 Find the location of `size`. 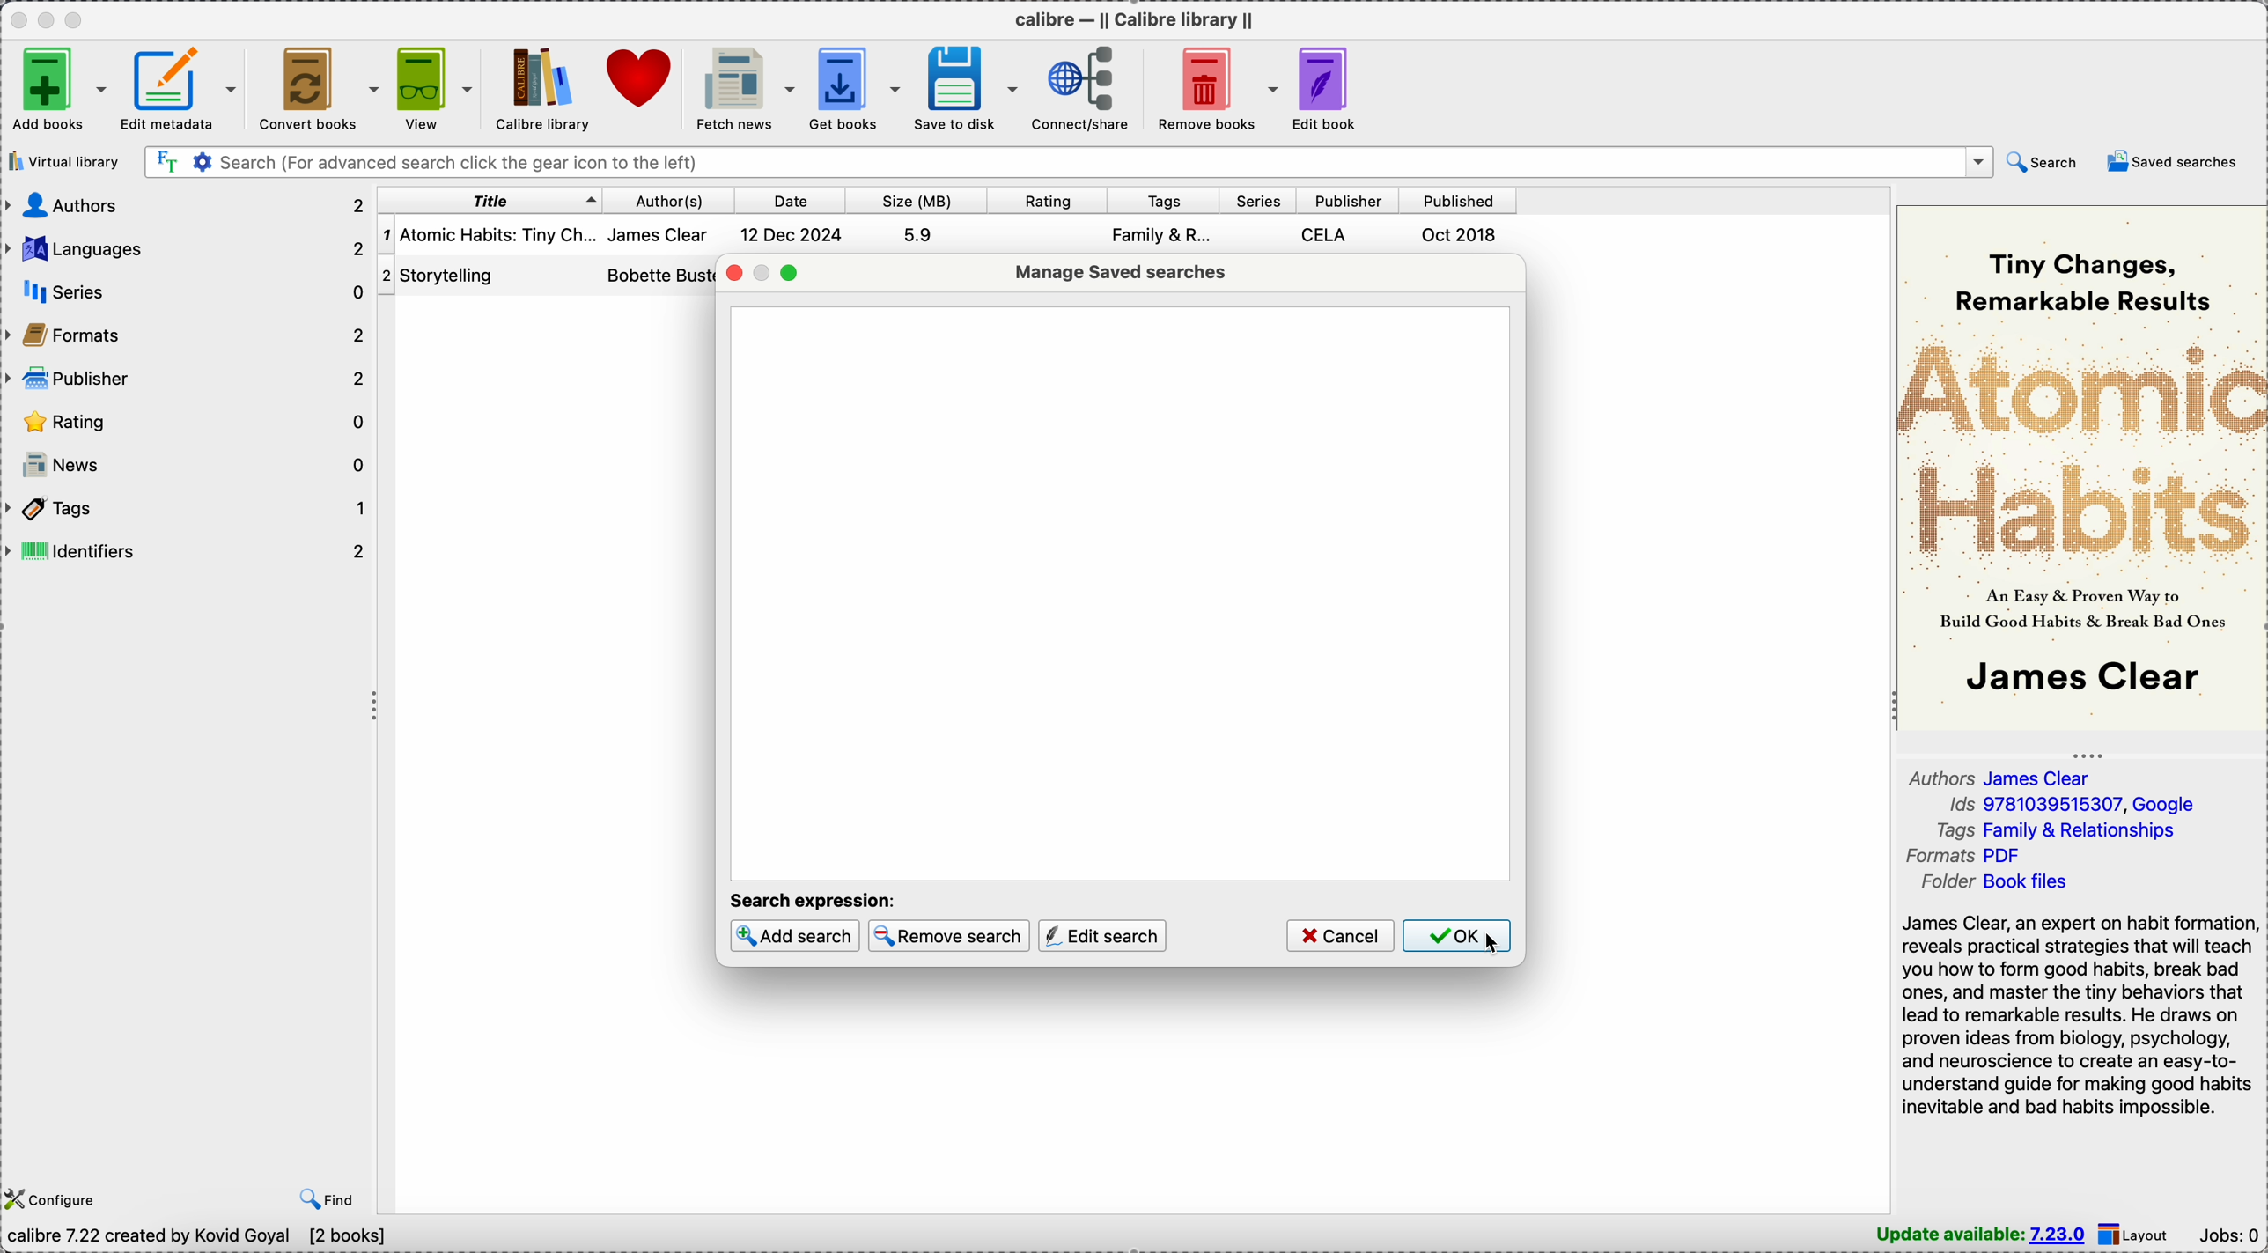

size is located at coordinates (909, 201).